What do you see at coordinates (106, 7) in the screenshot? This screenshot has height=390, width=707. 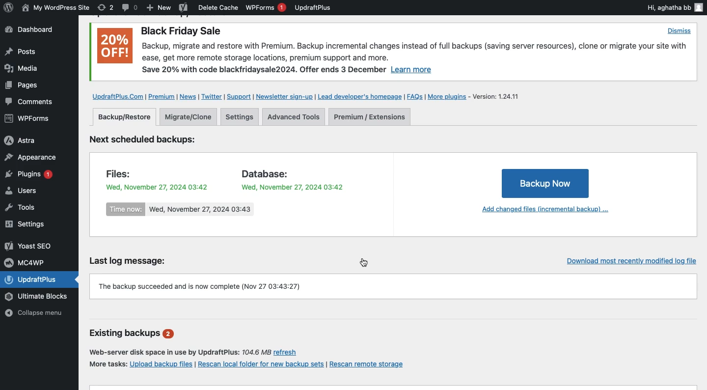 I see `Revision` at bounding box center [106, 7].